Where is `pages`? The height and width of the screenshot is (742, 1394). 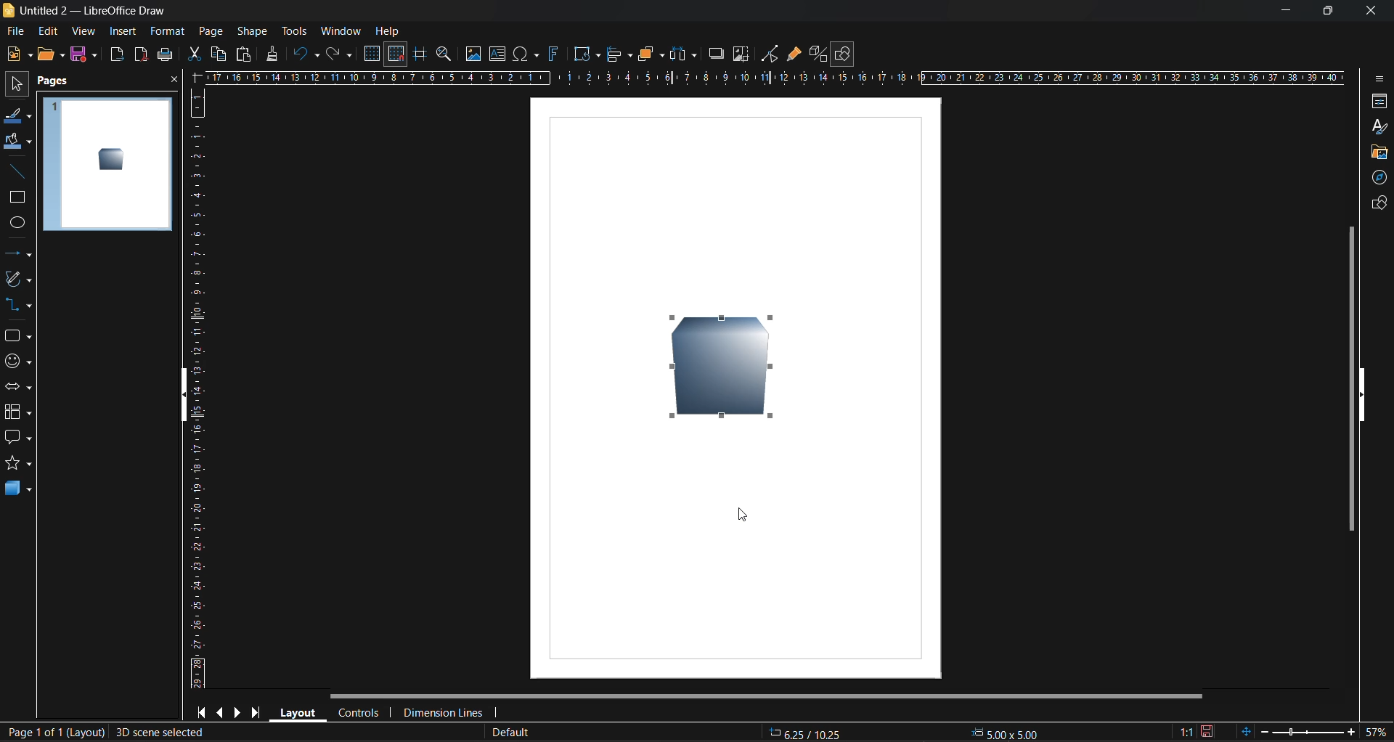 pages is located at coordinates (57, 81).